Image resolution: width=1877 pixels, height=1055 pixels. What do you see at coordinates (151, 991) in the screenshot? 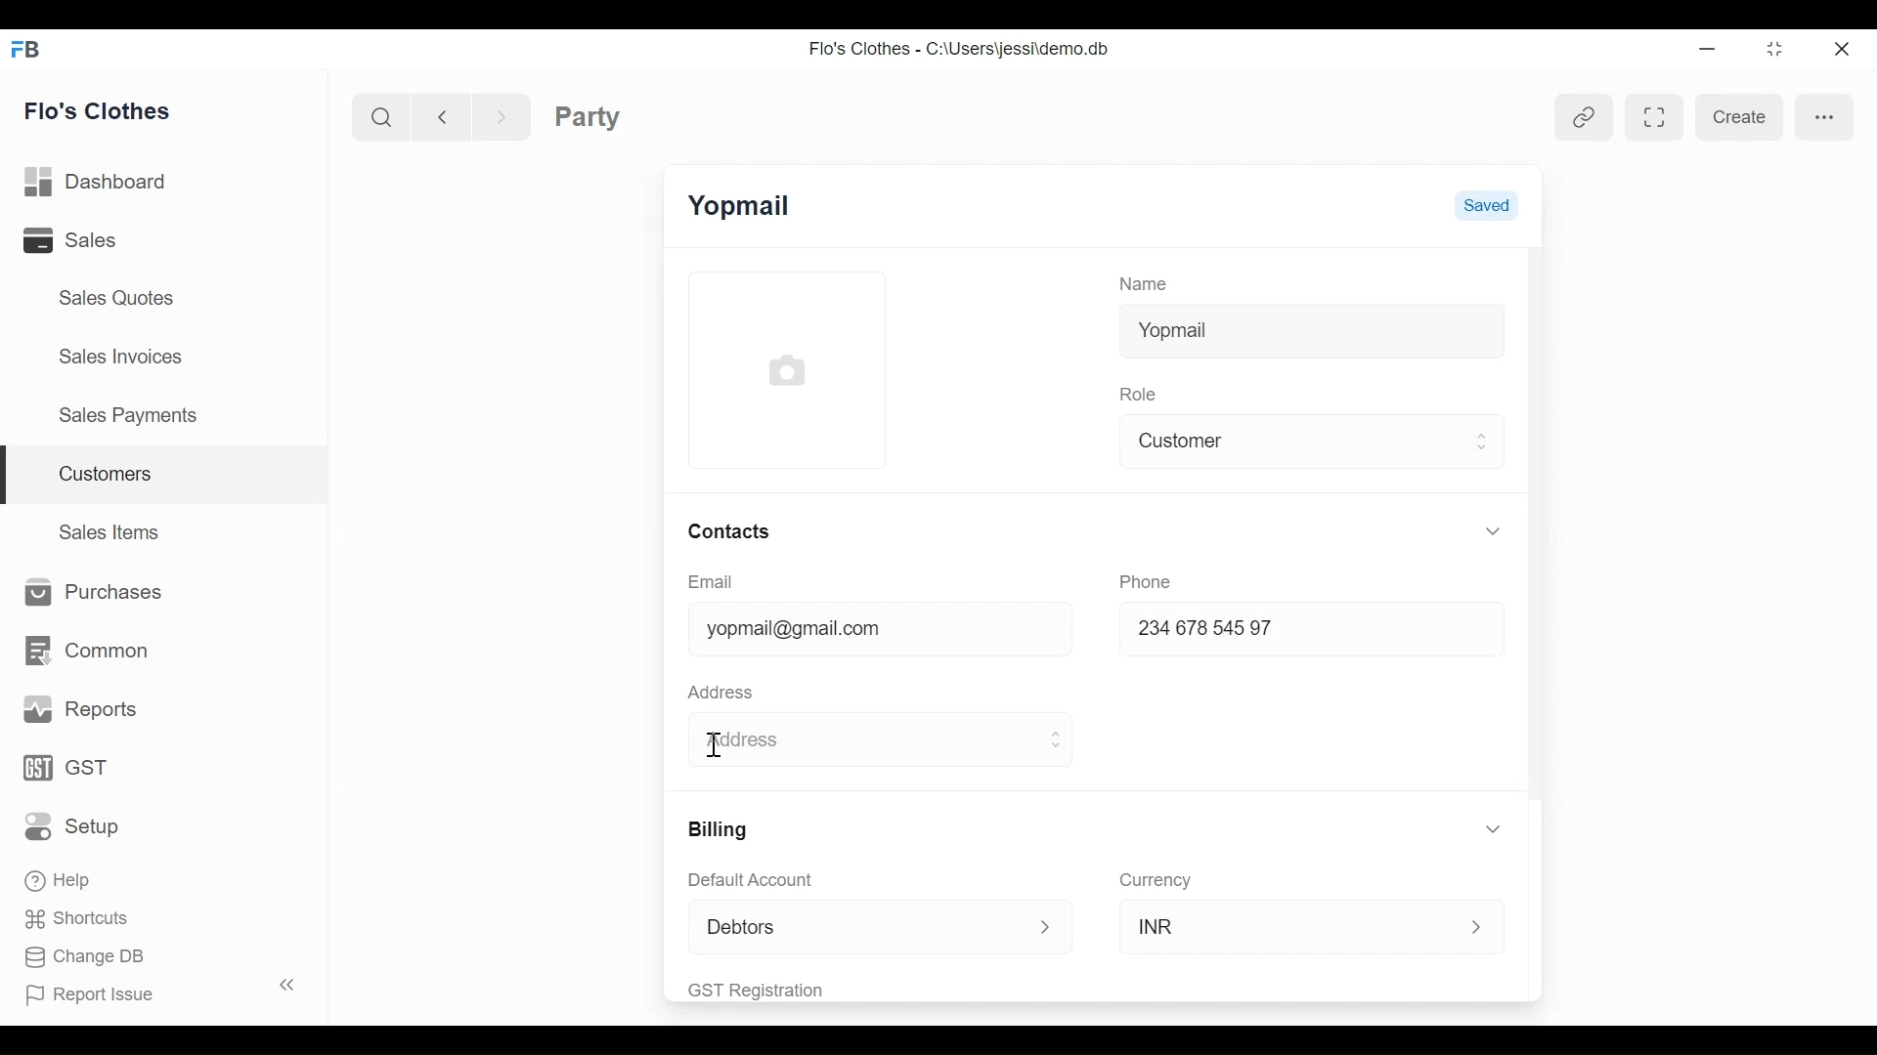
I see `Report Issue` at bounding box center [151, 991].